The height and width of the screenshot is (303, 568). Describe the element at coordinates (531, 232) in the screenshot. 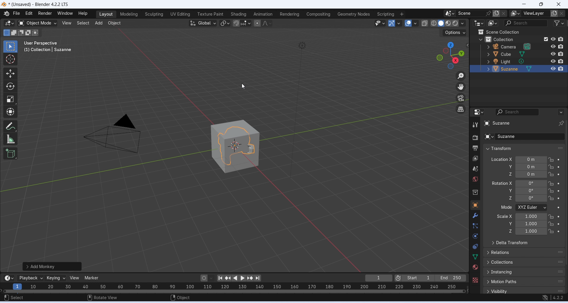

I see `scale` at that location.